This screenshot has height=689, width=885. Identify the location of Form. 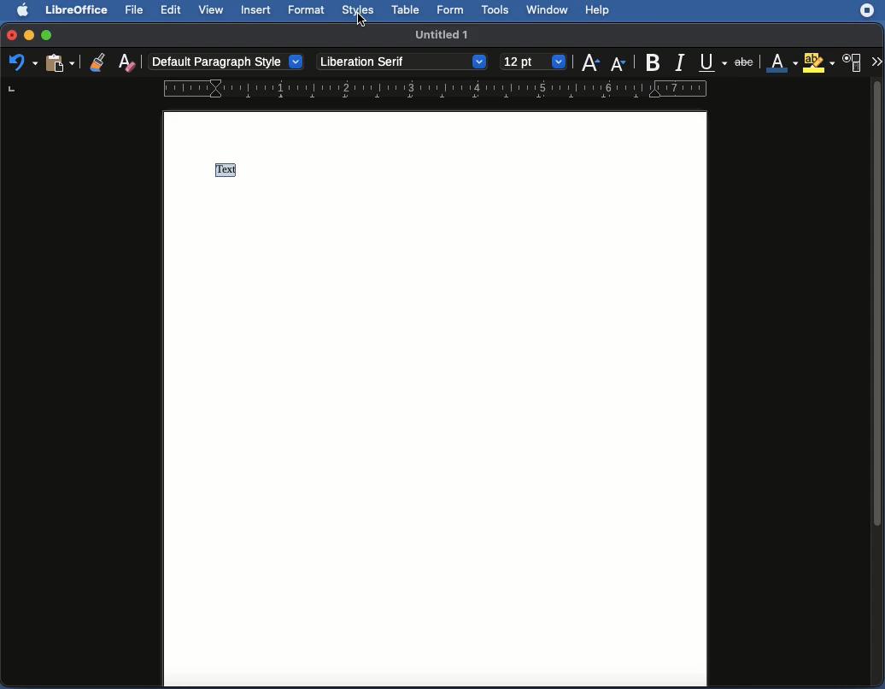
(453, 10).